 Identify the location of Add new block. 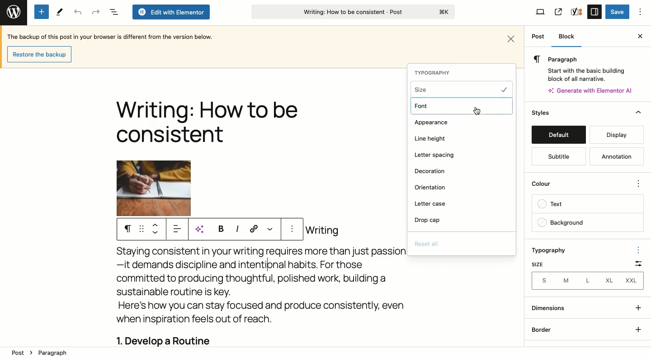
(42, 12).